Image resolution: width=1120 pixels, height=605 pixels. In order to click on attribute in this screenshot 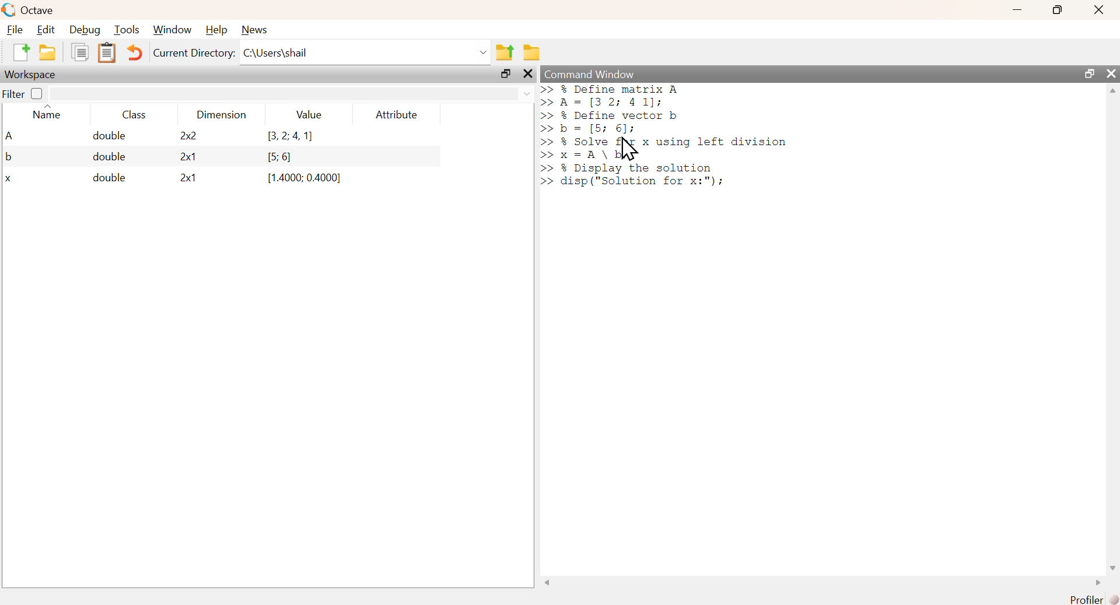, I will do `click(395, 115)`.